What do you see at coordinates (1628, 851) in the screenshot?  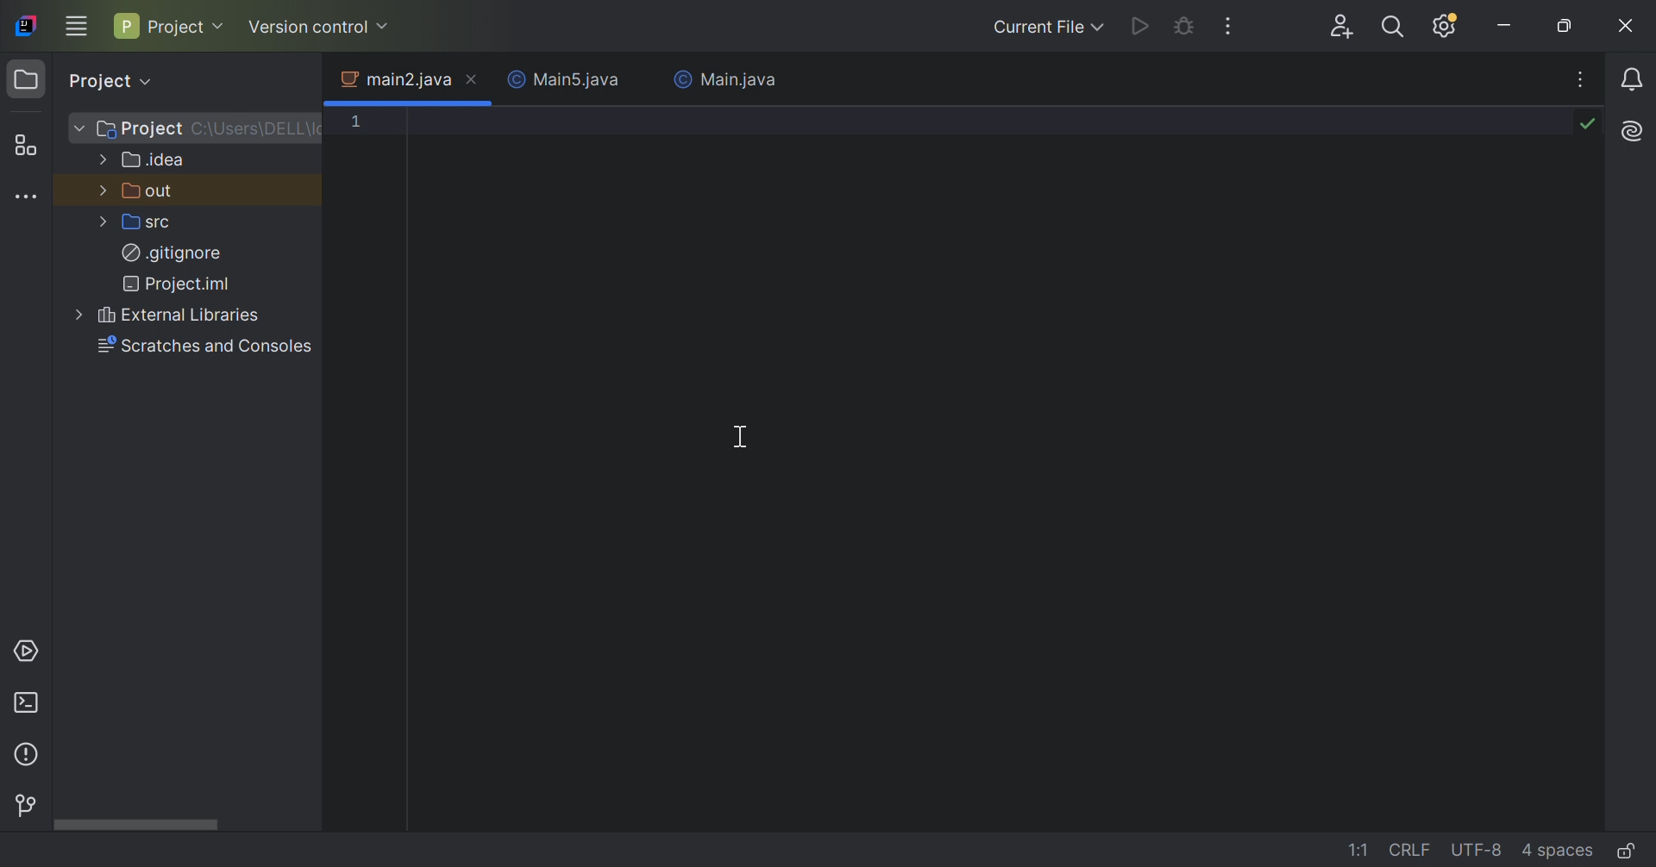 I see `Make file read only` at bounding box center [1628, 851].